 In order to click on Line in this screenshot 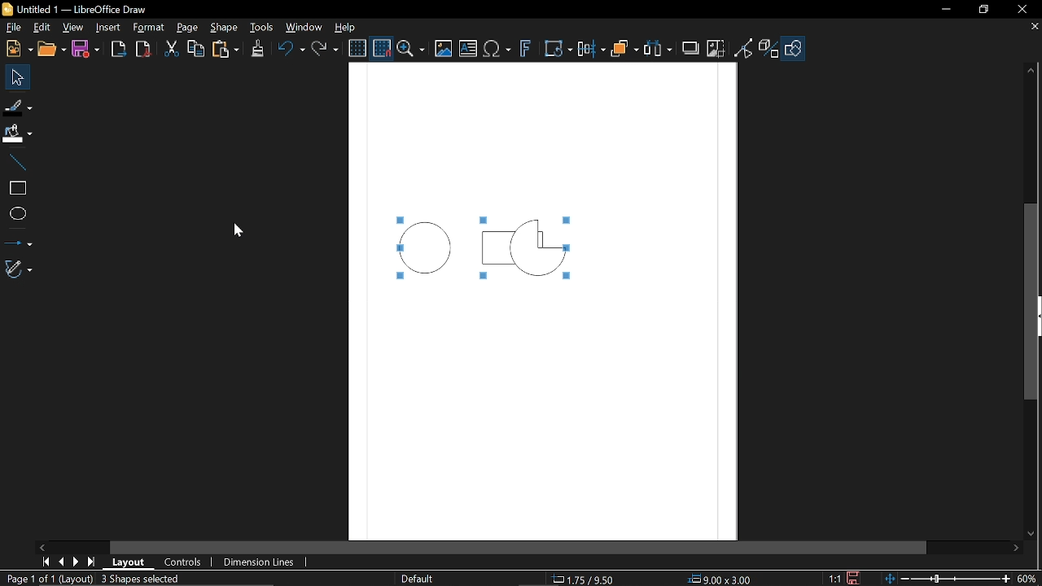, I will do `click(14, 158)`.